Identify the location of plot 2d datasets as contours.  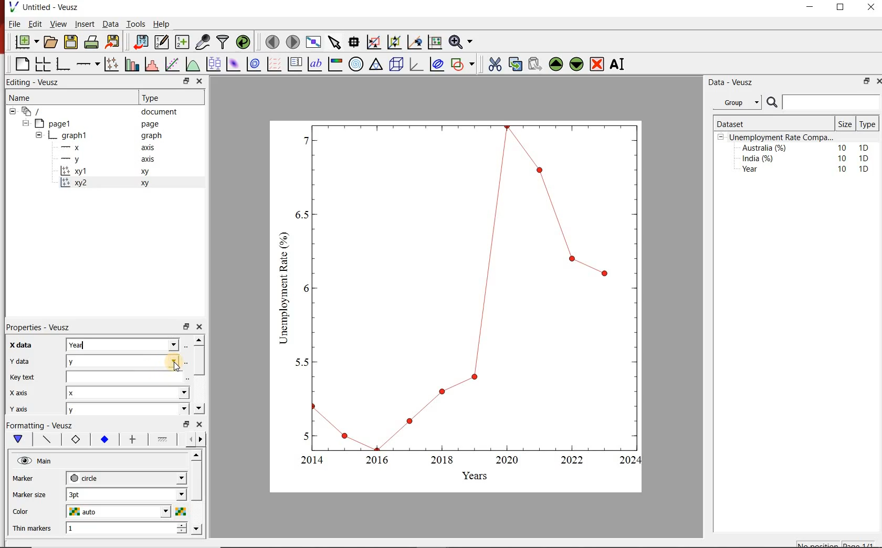
(253, 64).